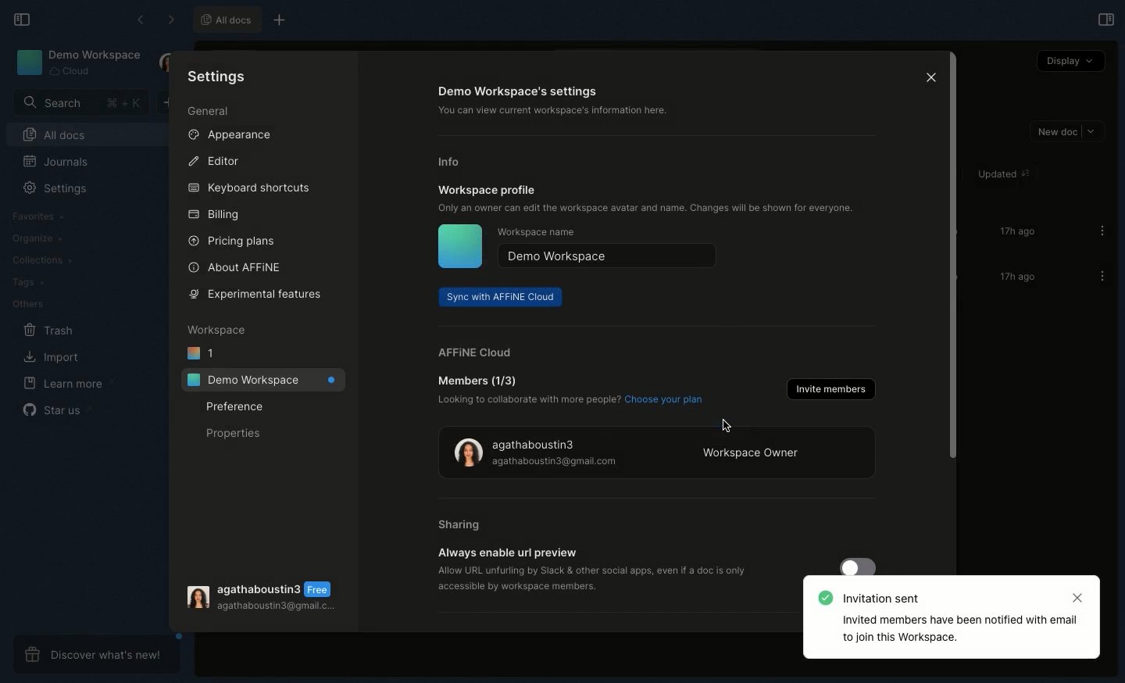 The image size is (1125, 683). What do you see at coordinates (41, 214) in the screenshot?
I see `Favorites` at bounding box center [41, 214].